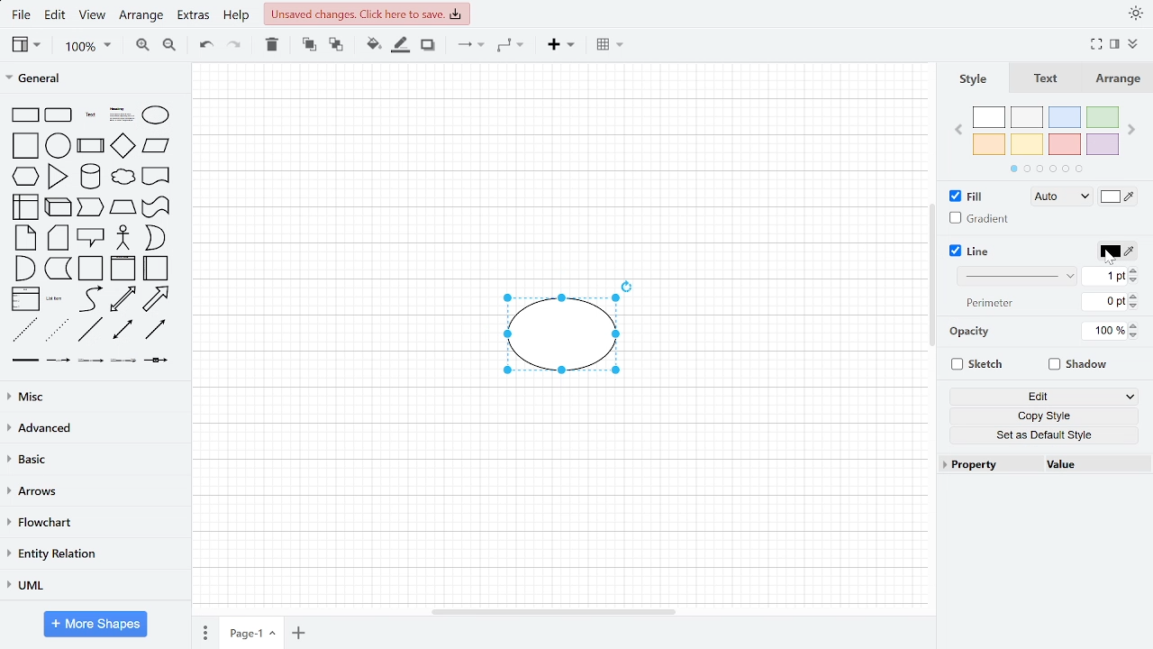  I want to click on view, so click(95, 17).